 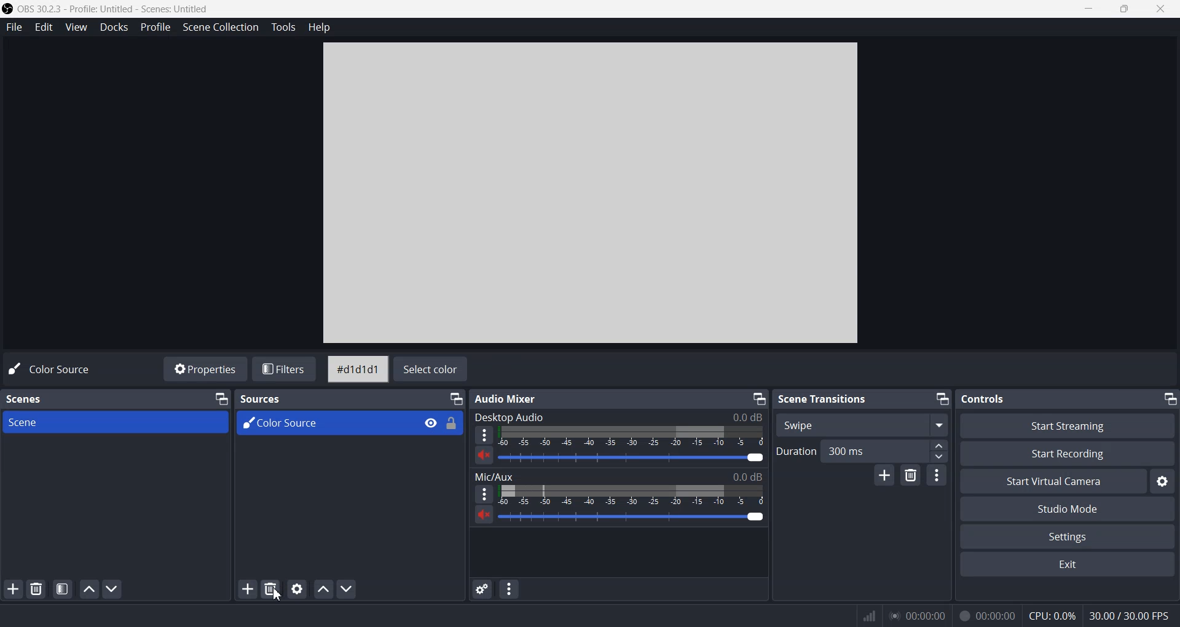 What do you see at coordinates (203, 369) in the screenshot?
I see `Properties` at bounding box center [203, 369].